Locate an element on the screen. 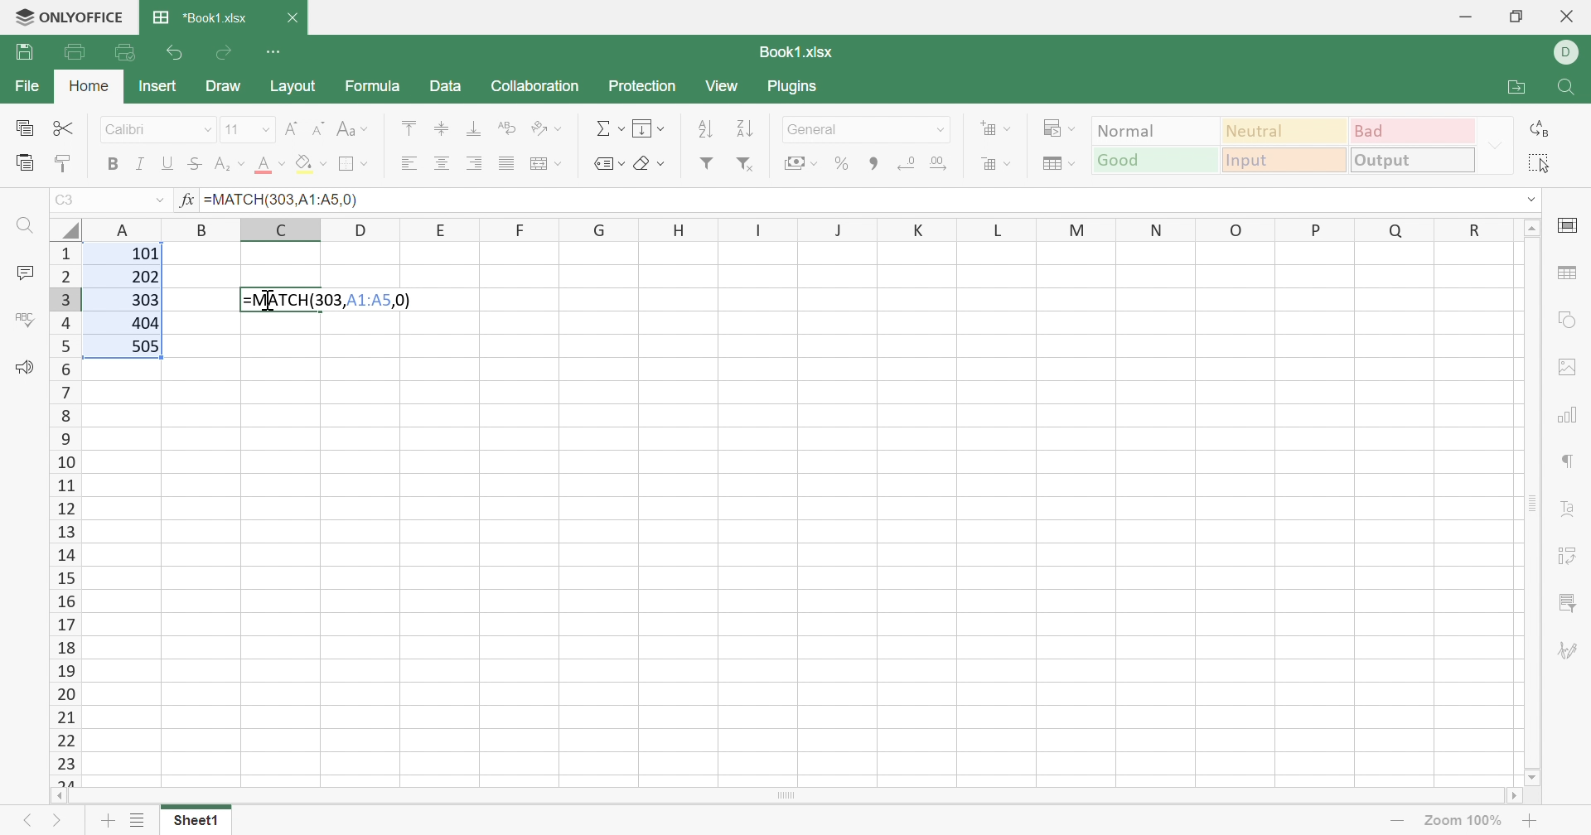 The height and width of the screenshot is (835, 1591). Summation is located at coordinates (609, 124).